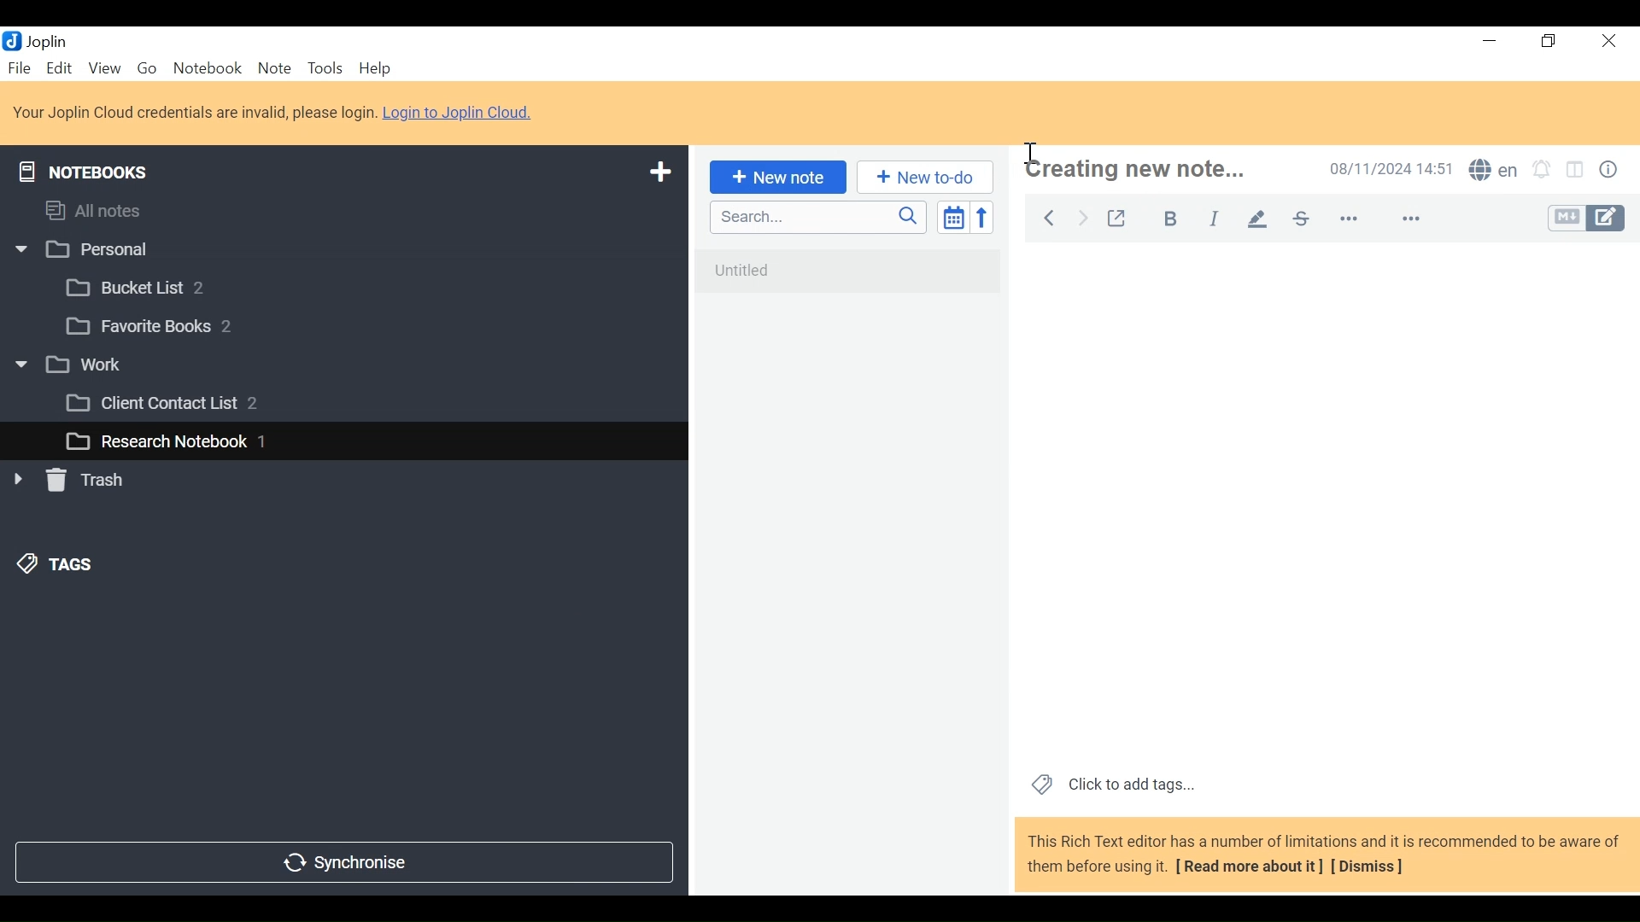 This screenshot has width=1640, height=922. Describe the element at coordinates (1488, 41) in the screenshot. I see `Minimize` at that location.